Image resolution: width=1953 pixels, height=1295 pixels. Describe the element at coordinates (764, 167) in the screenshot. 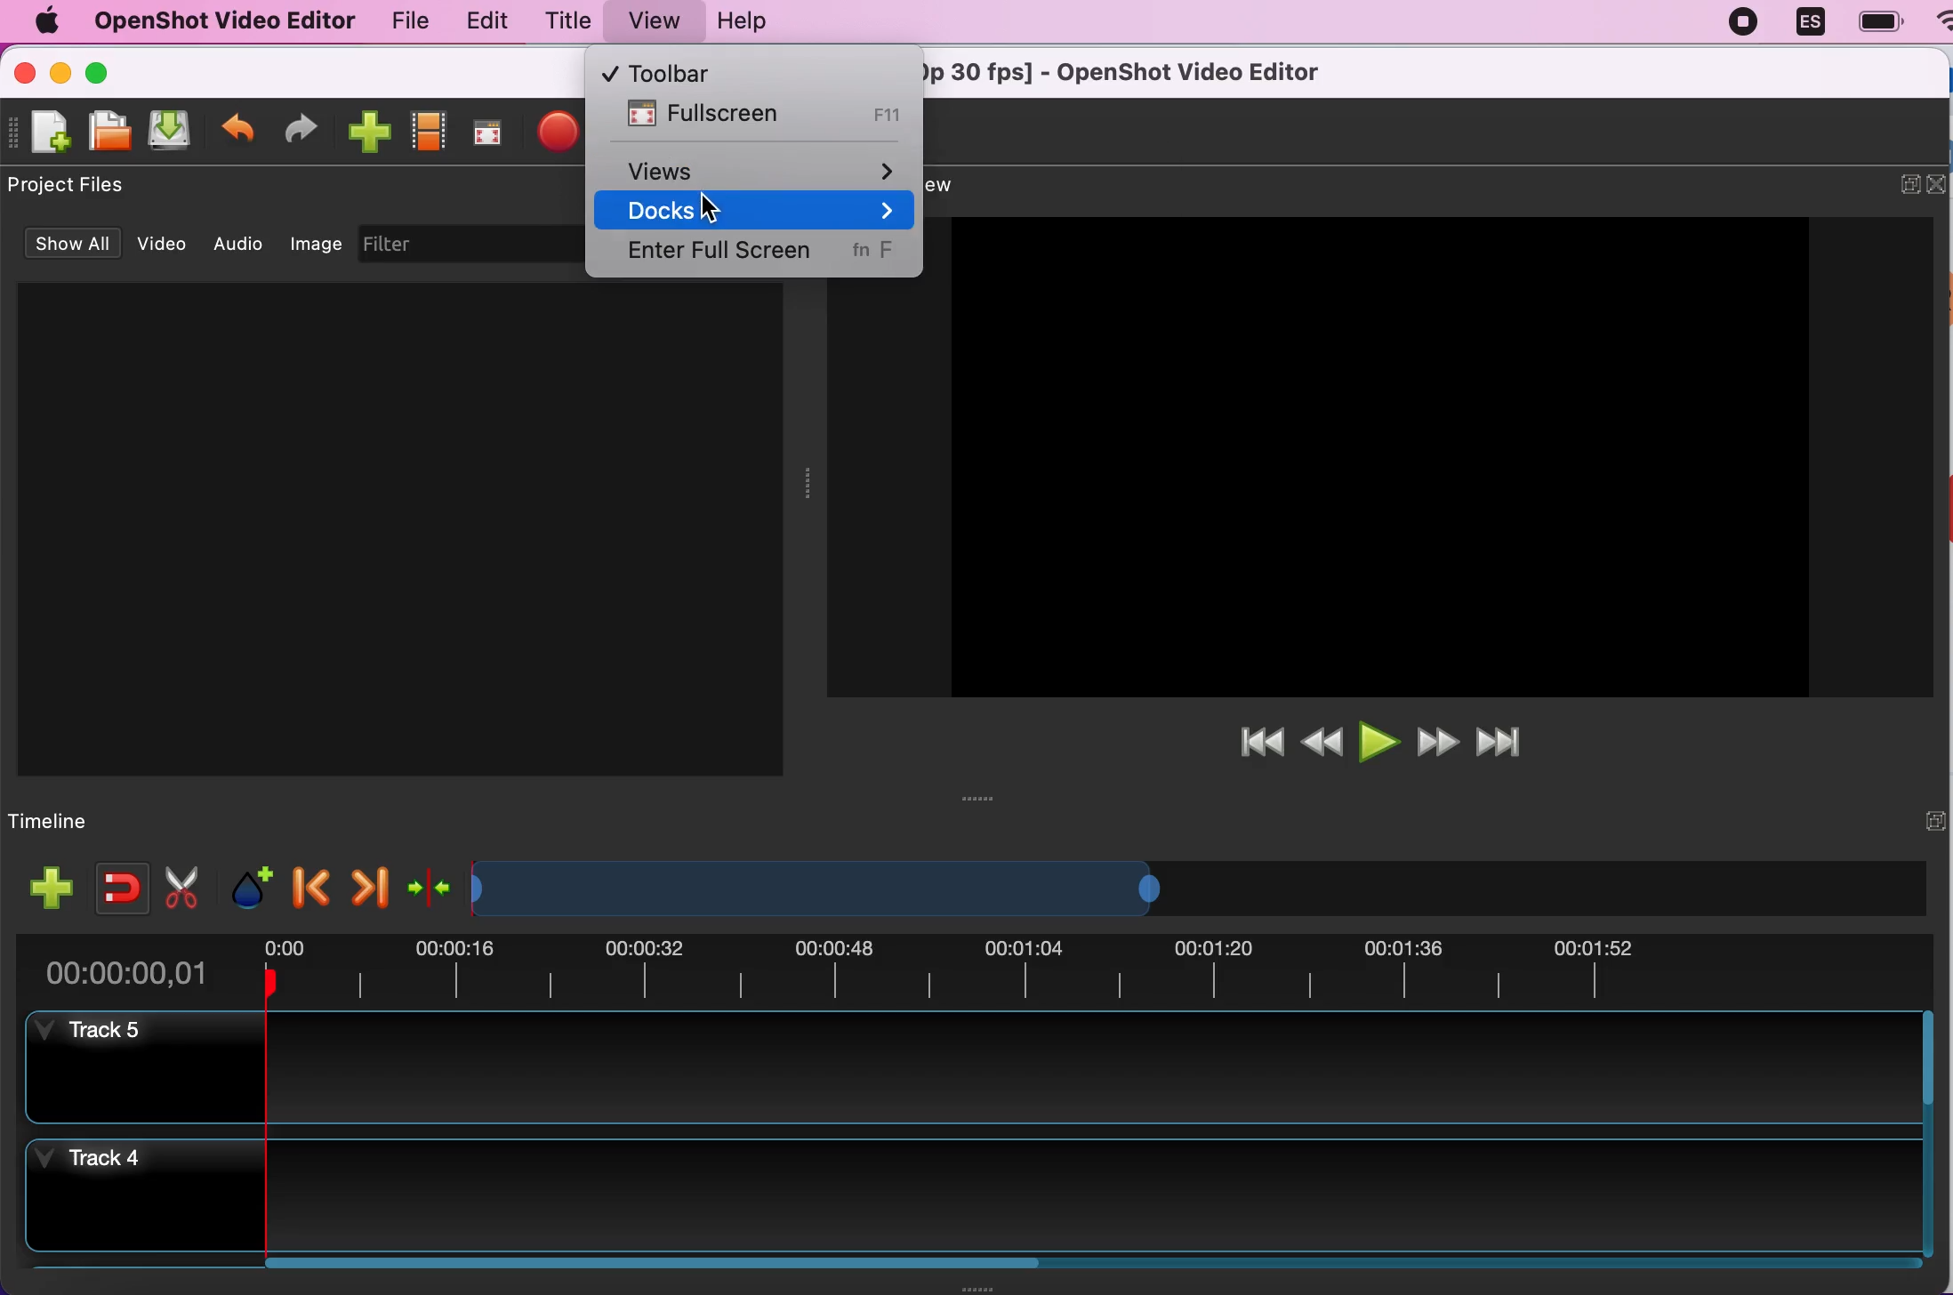

I see `views` at that location.